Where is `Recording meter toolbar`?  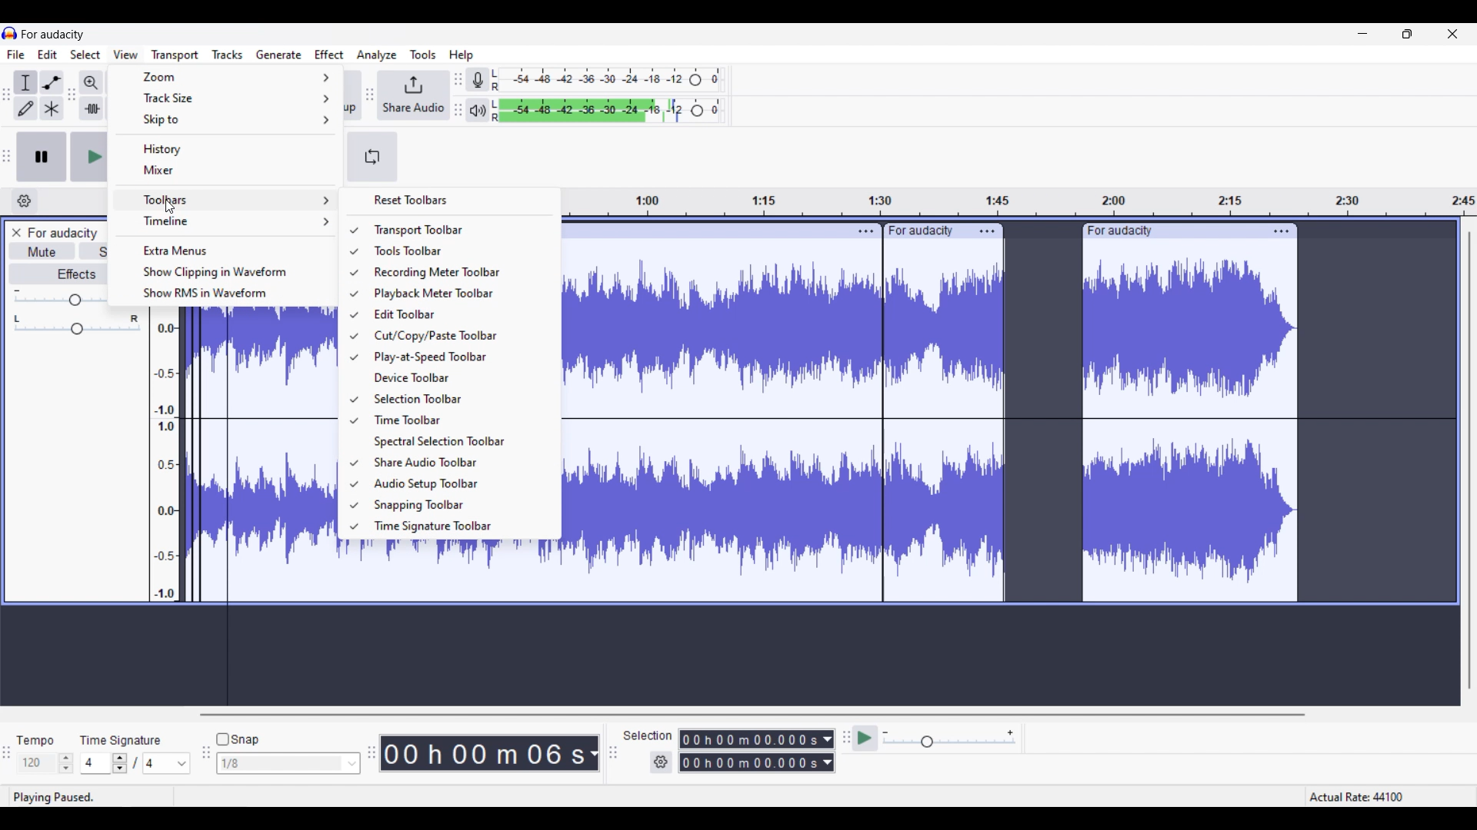 Recording meter toolbar is located at coordinates (457, 272).